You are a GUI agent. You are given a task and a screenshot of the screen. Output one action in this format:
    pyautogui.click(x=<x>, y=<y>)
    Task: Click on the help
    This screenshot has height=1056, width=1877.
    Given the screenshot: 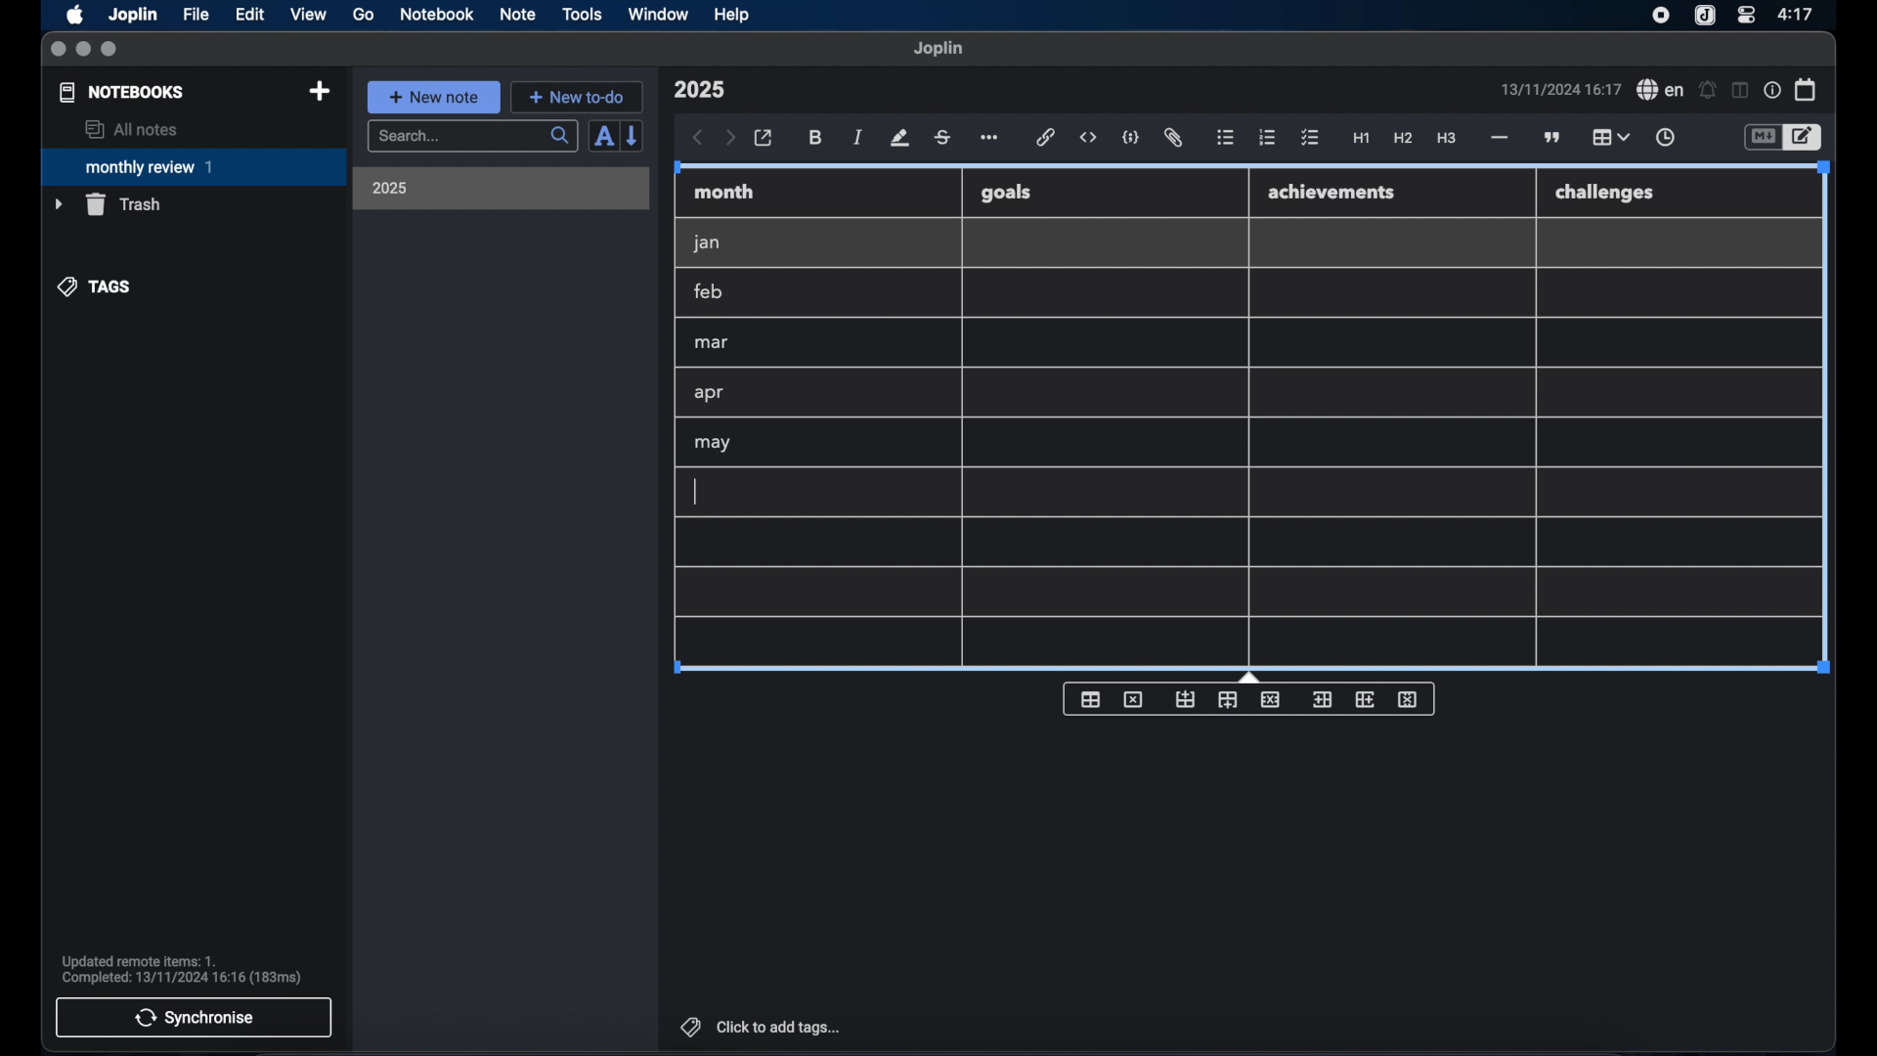 What is the action you would take?
    pyautogui.click(x=733, y=15)
    